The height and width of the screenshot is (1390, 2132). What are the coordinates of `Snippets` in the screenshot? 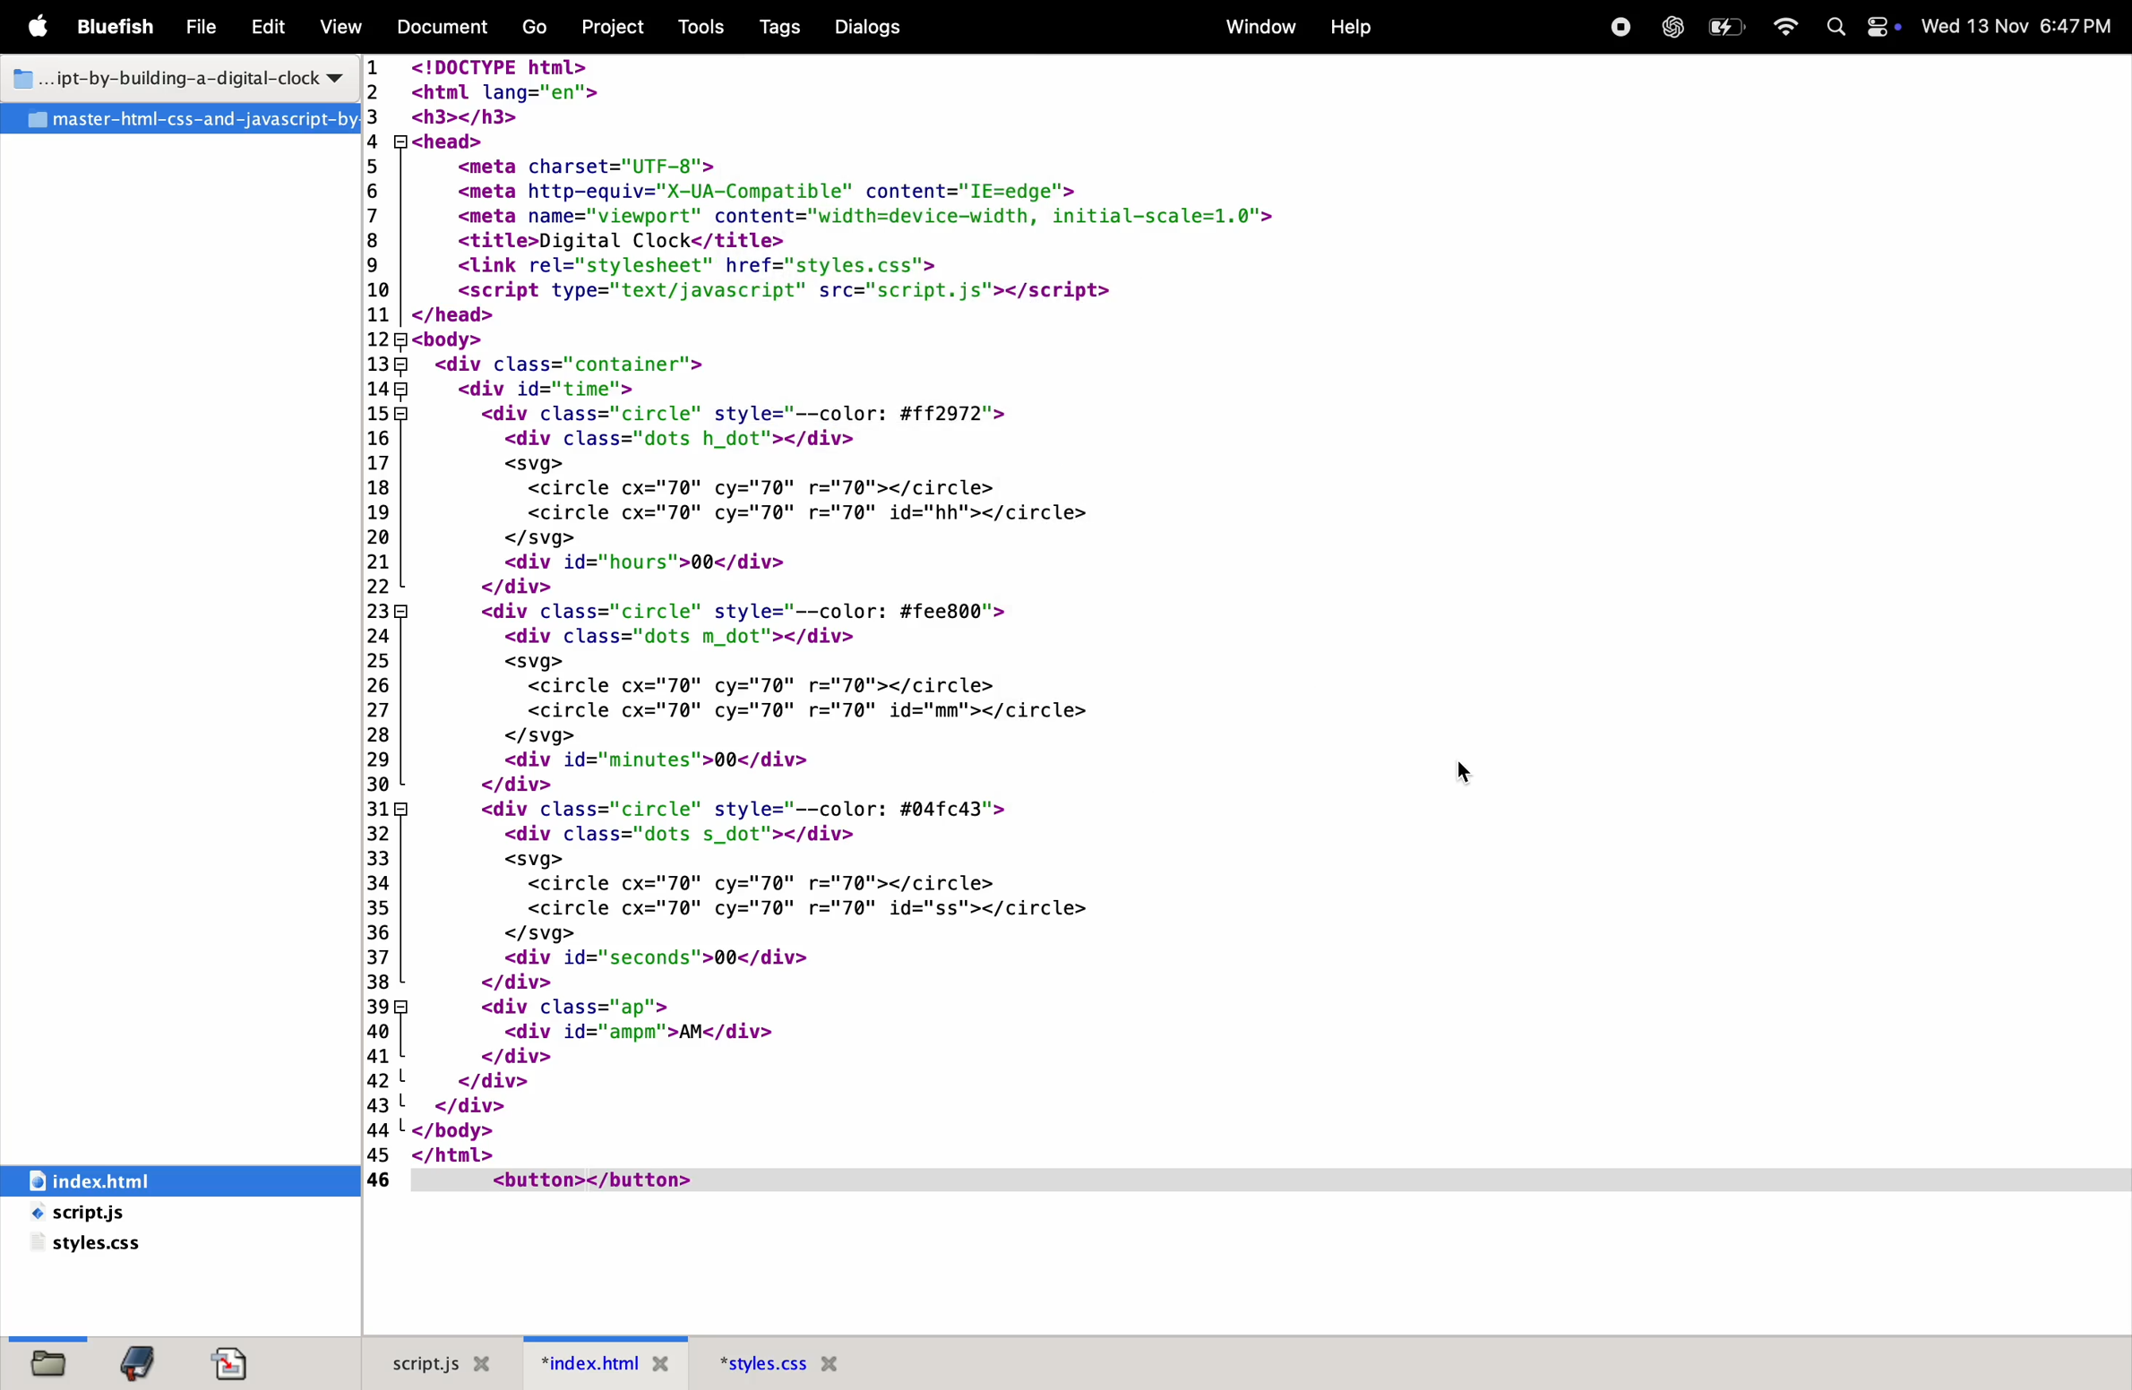 It's located at (243, 1361).